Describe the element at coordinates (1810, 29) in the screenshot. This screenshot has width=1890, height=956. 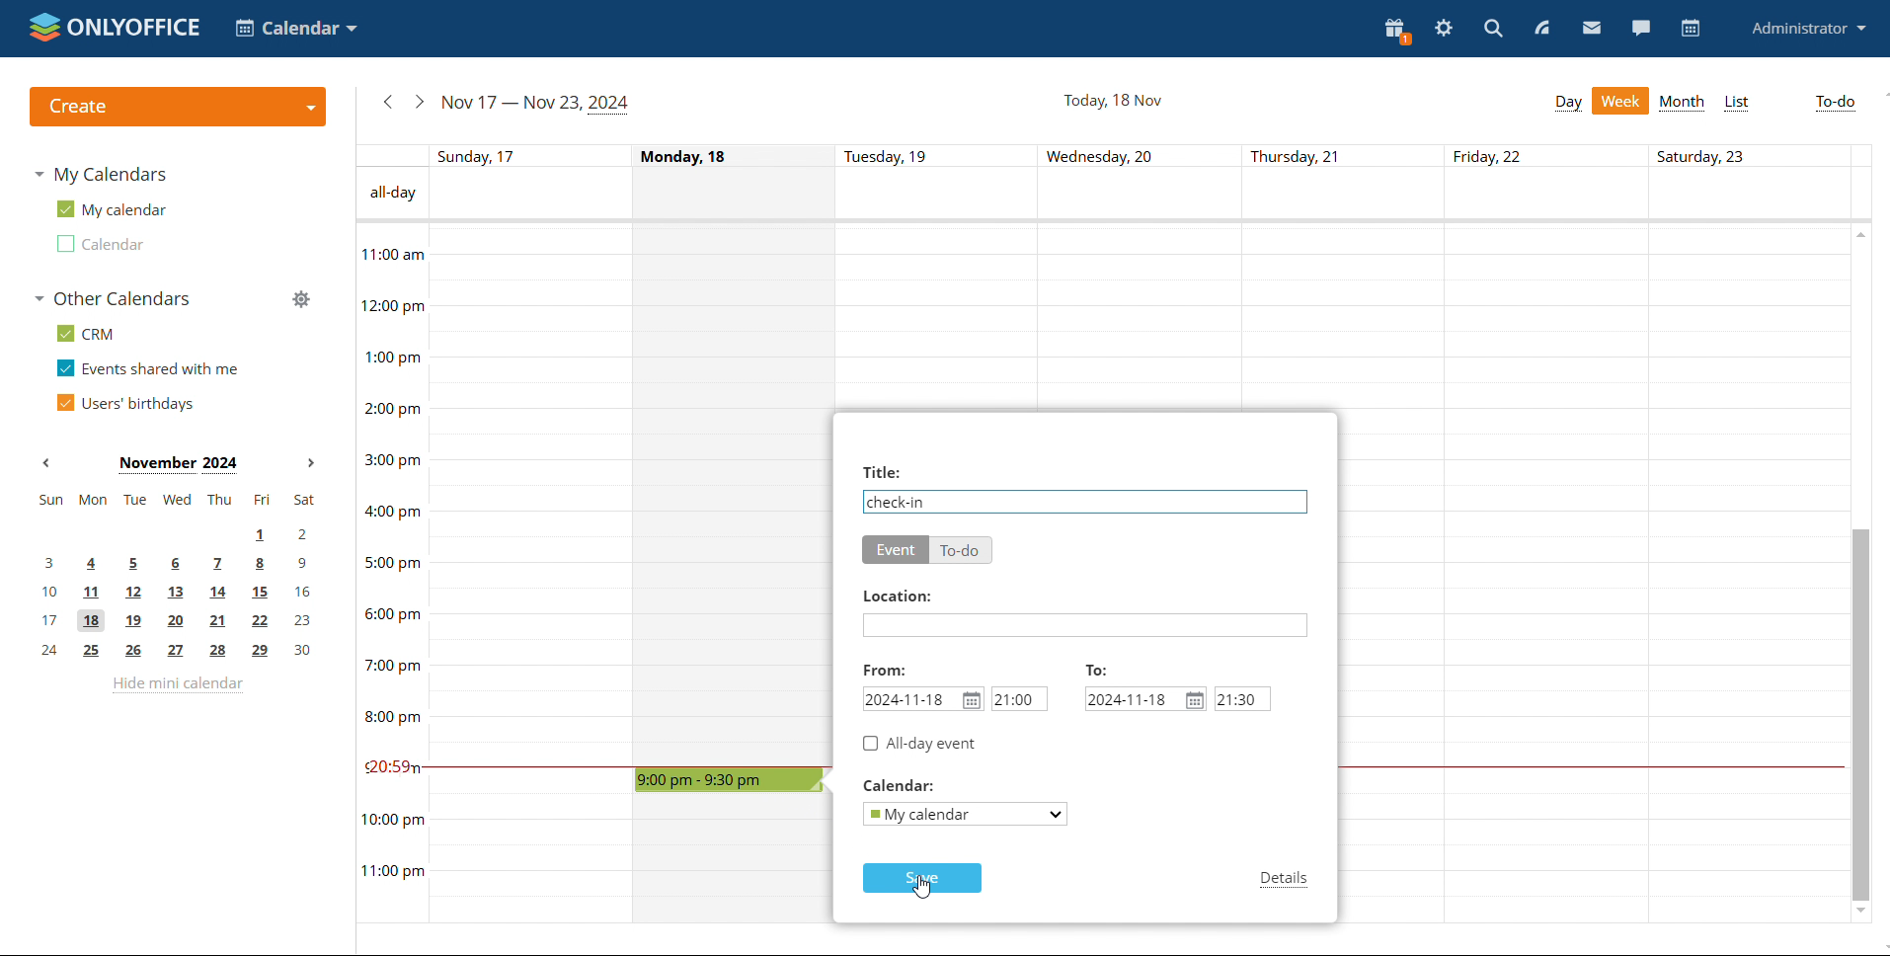
I see `profile` at that location.